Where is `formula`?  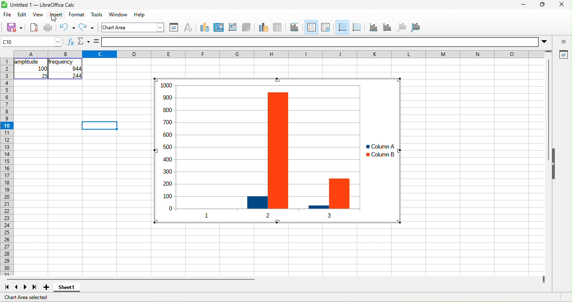
formula is located at coordinates (97, 42).